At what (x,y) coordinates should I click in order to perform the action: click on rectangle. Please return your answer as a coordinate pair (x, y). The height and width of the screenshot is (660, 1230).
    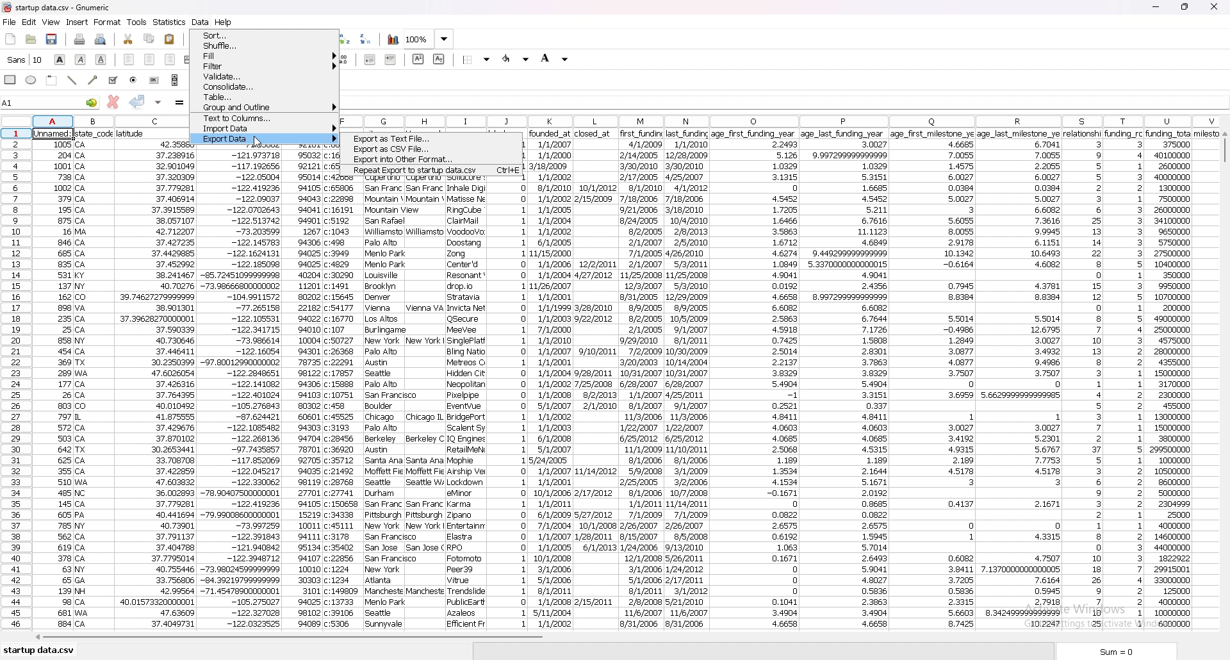
    Looking at the image, I should click on (12, 79).